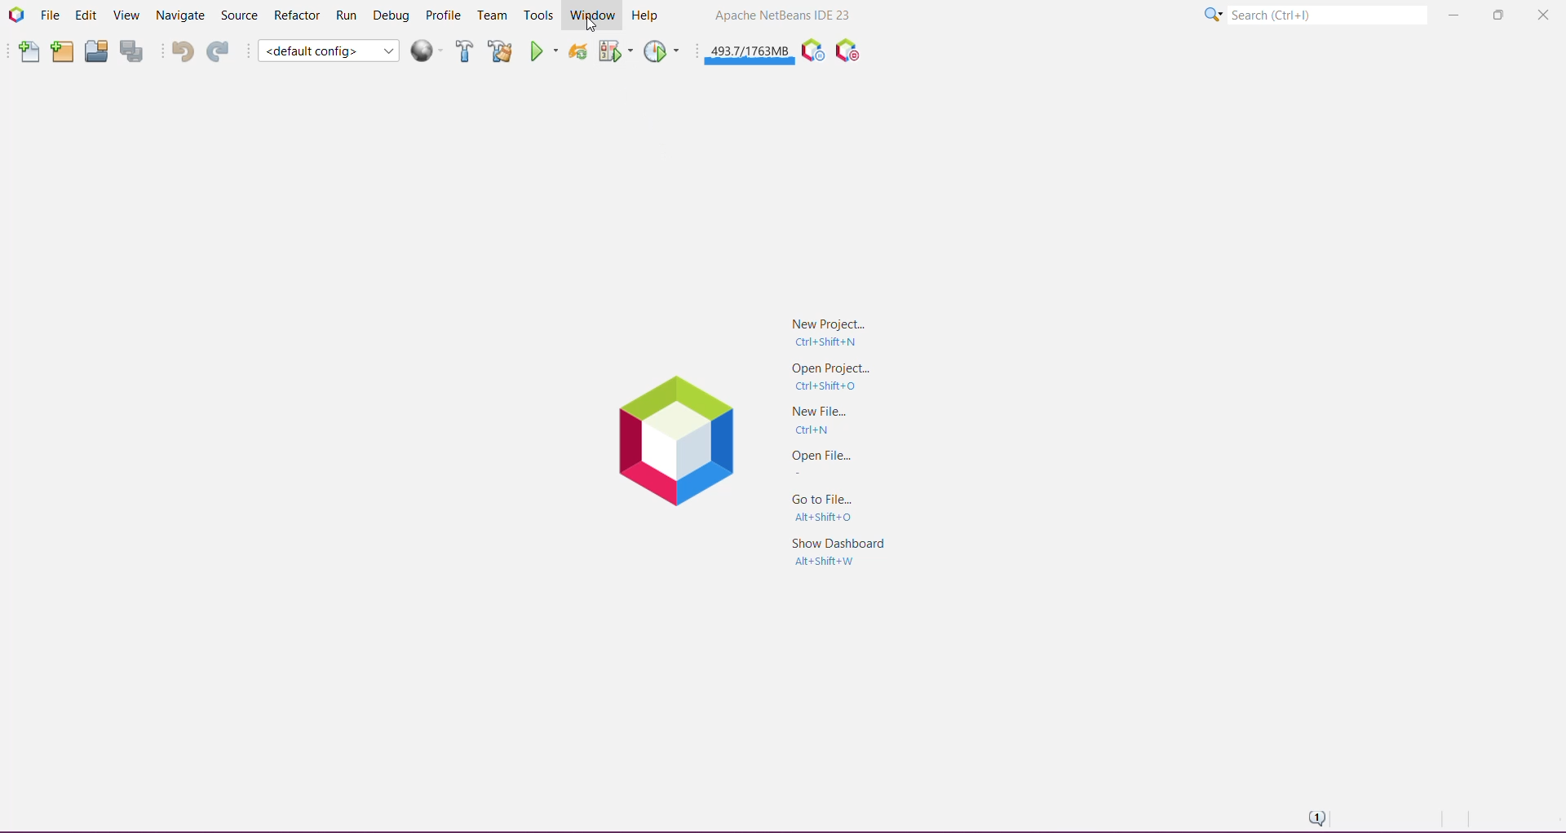  What do you see at coordinates (1541, 18) in the screenshot?
I see `Close` at bounding box center [1541, 18].